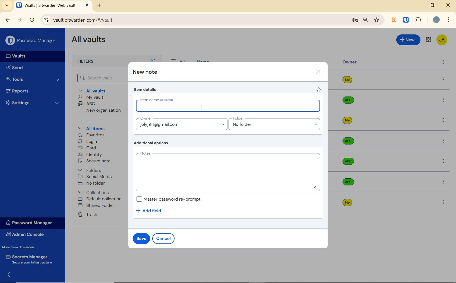 The image size is (456, 283). I want to click on Owner Name, so click(347, 141).